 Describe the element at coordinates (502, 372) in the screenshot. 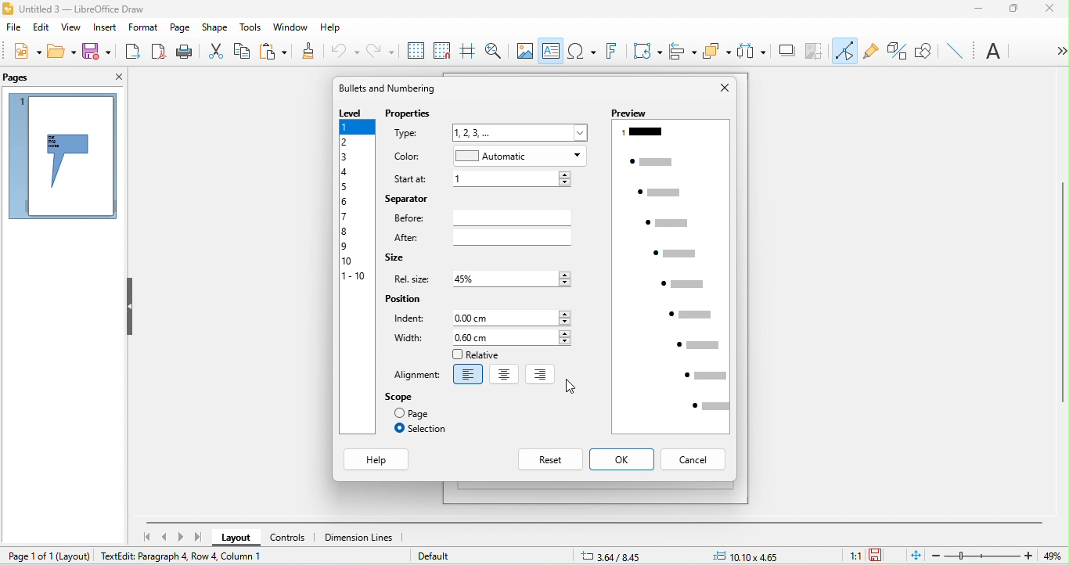

I see `center align` at that location.